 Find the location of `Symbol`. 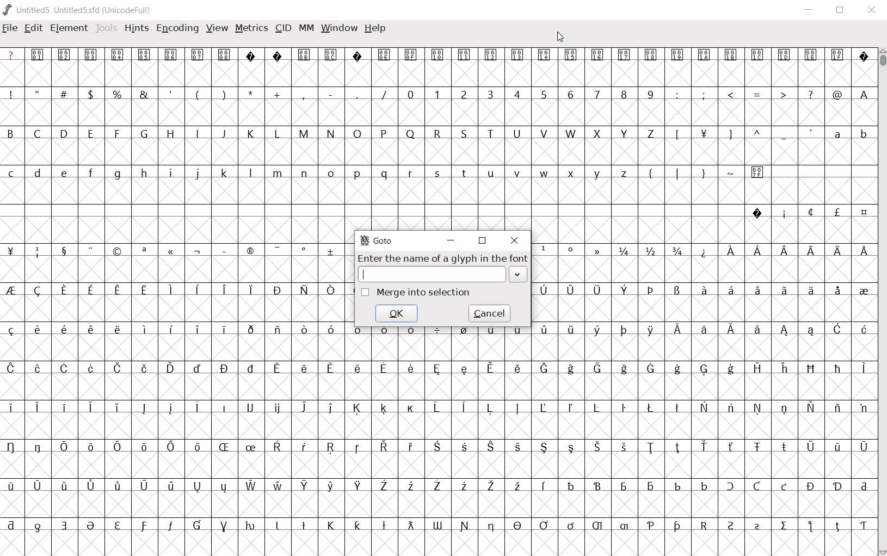

Symbol is located at coordinates (785, 527).